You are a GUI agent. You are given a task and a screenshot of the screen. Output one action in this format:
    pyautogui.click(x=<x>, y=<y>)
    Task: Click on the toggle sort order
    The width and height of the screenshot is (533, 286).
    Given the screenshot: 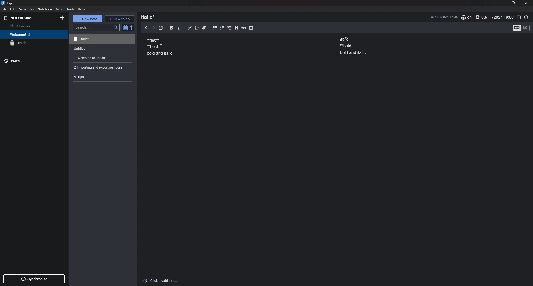 What is the action you would take?
    pyautogui.click(x=125, y=27)
    